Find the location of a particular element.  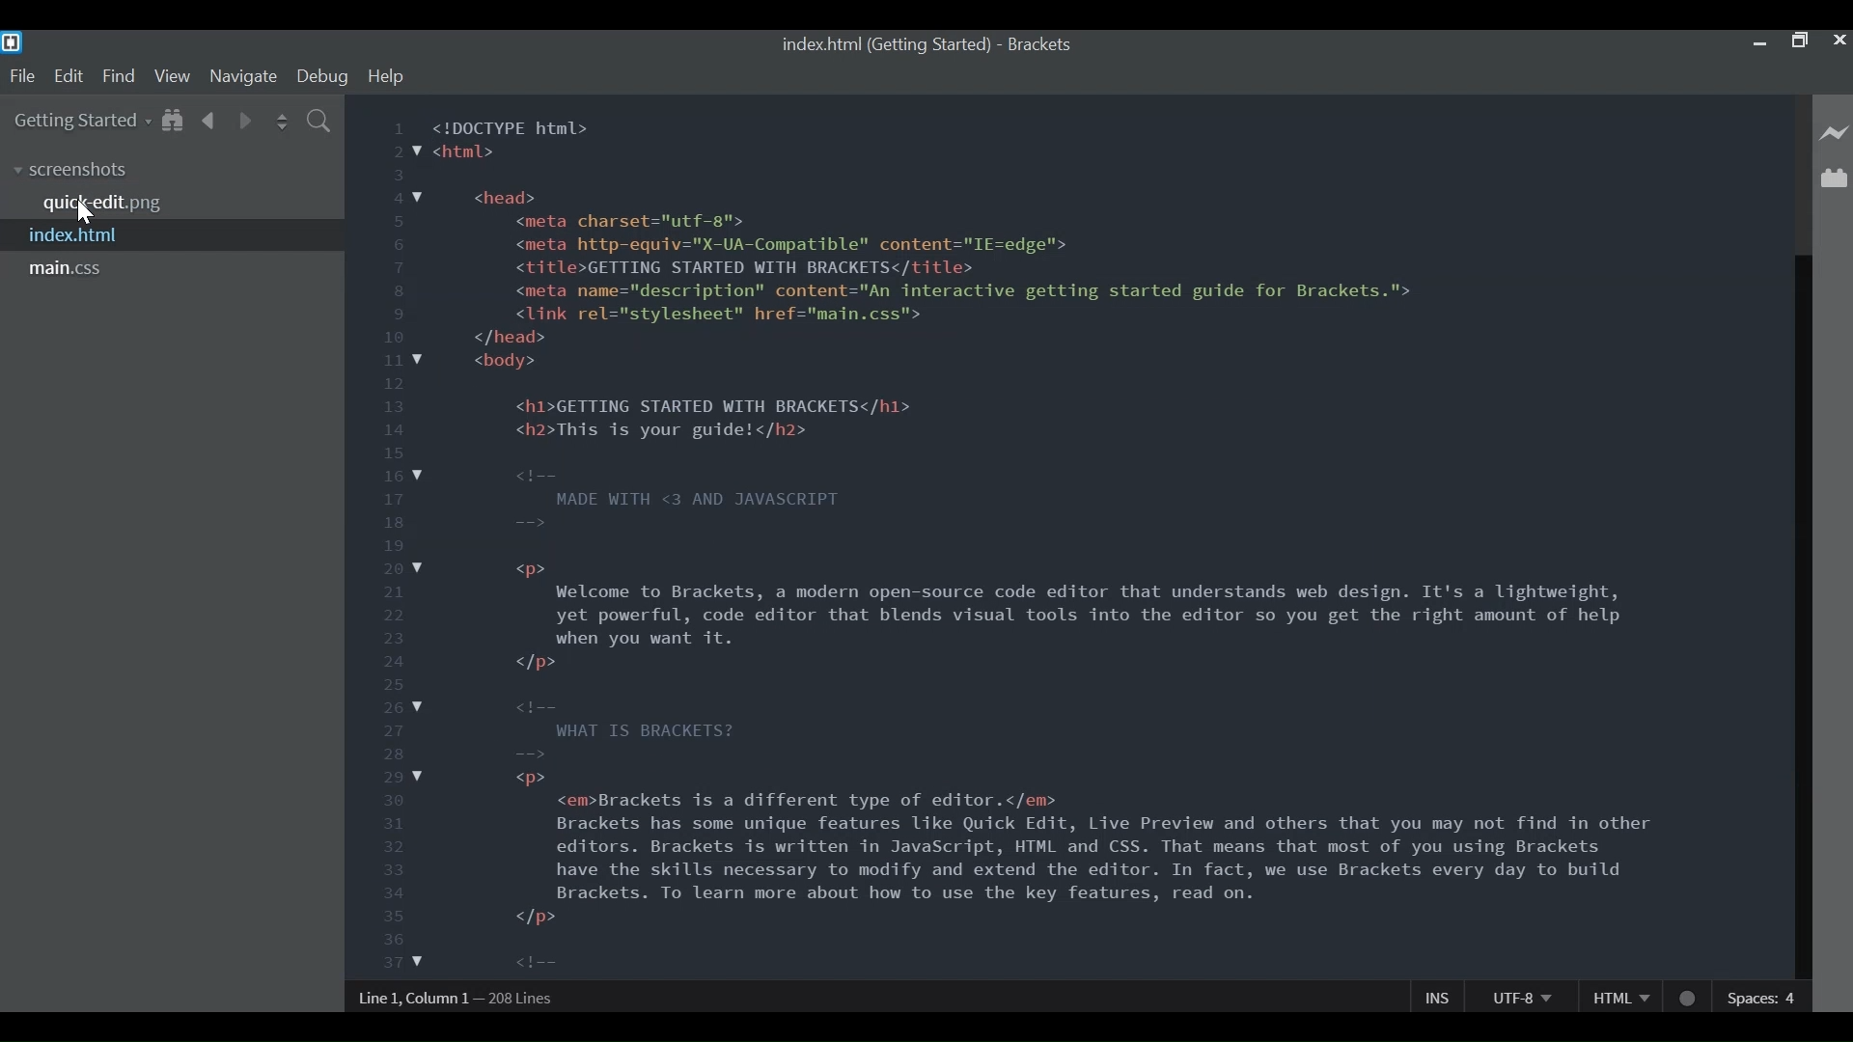

Navigate is located at coordinates (244, 76).